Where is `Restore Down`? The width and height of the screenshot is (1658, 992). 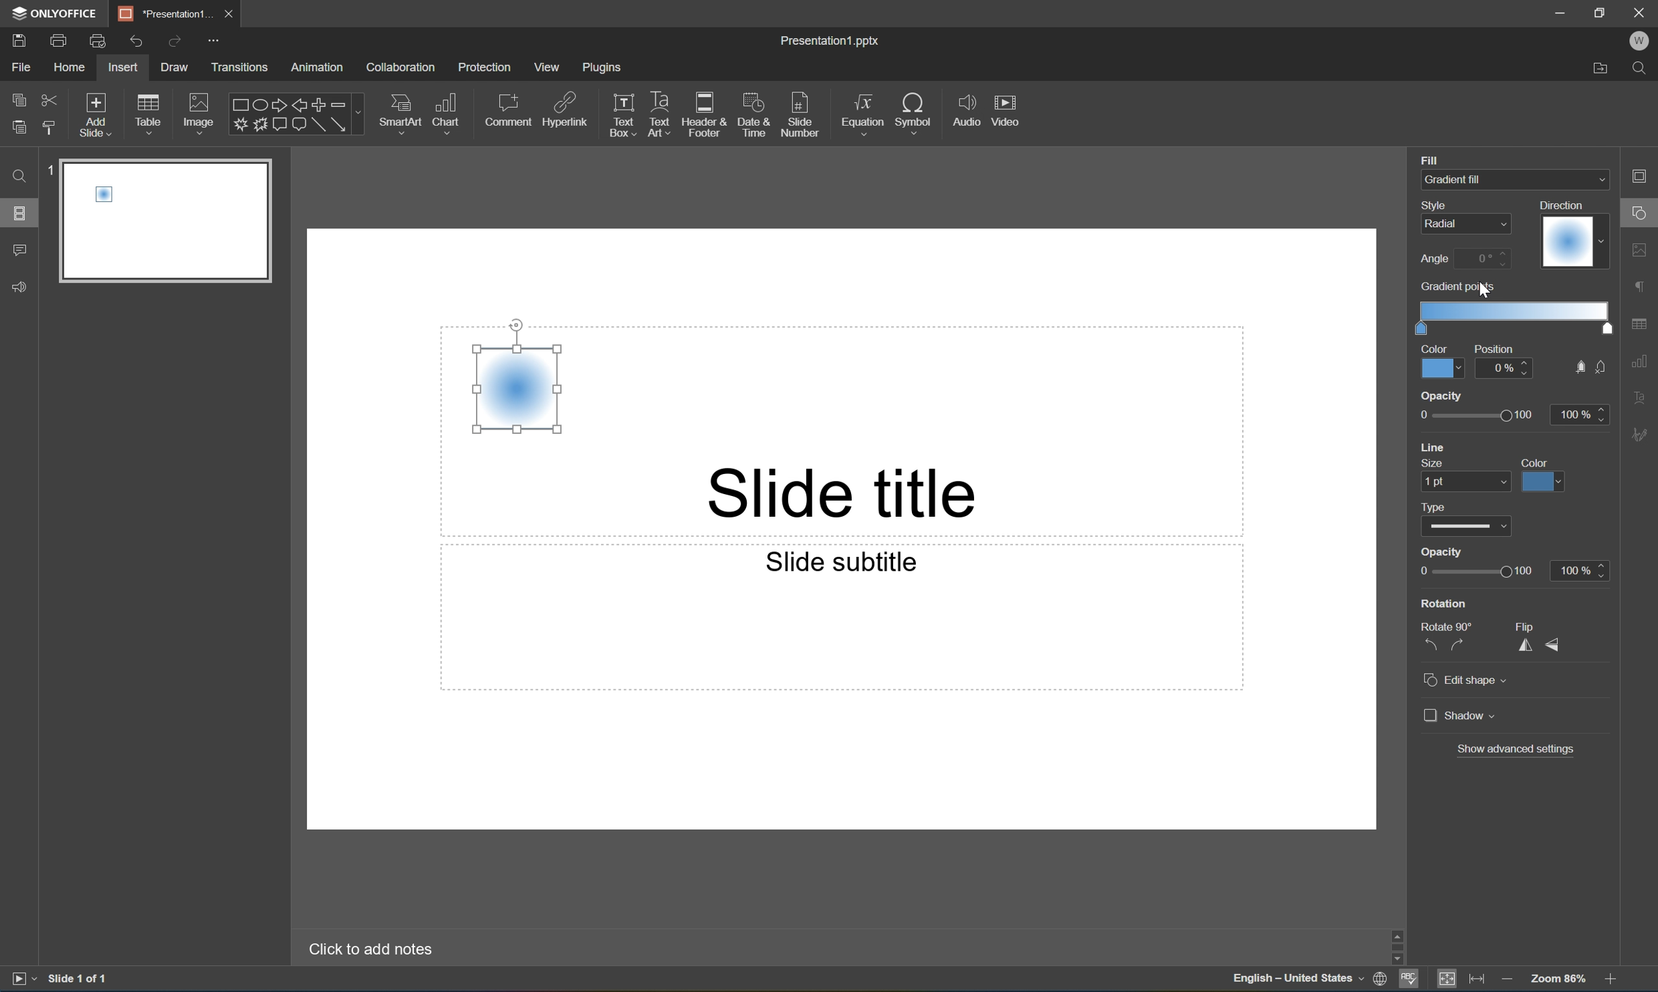
Restore Down is located at coordinates (1601, 10).